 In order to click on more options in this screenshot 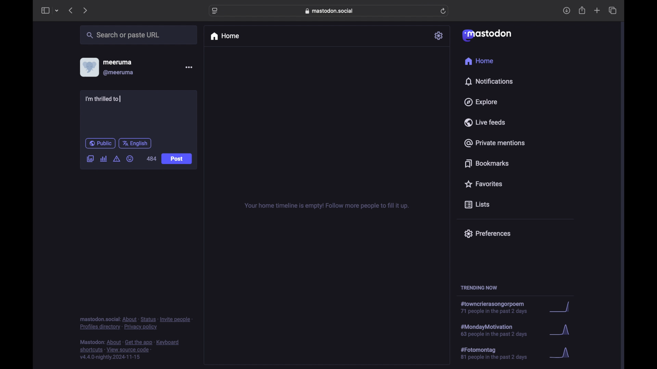, I will do `click(189, 67)`.